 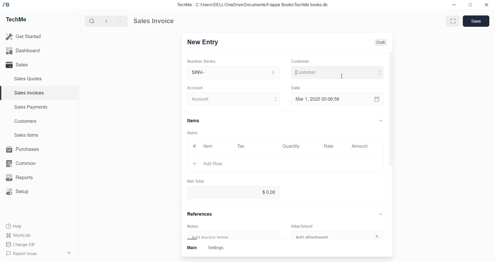 I want to click on + Add Row, so click(x=215, y=164).